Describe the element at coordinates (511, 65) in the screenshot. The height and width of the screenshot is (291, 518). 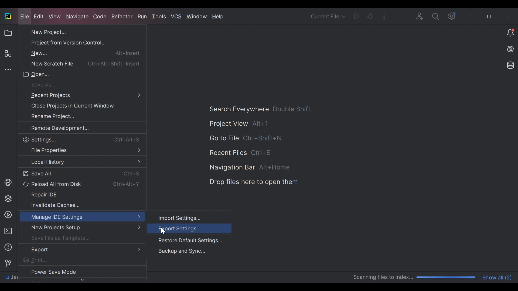
I see `Database` at that location.